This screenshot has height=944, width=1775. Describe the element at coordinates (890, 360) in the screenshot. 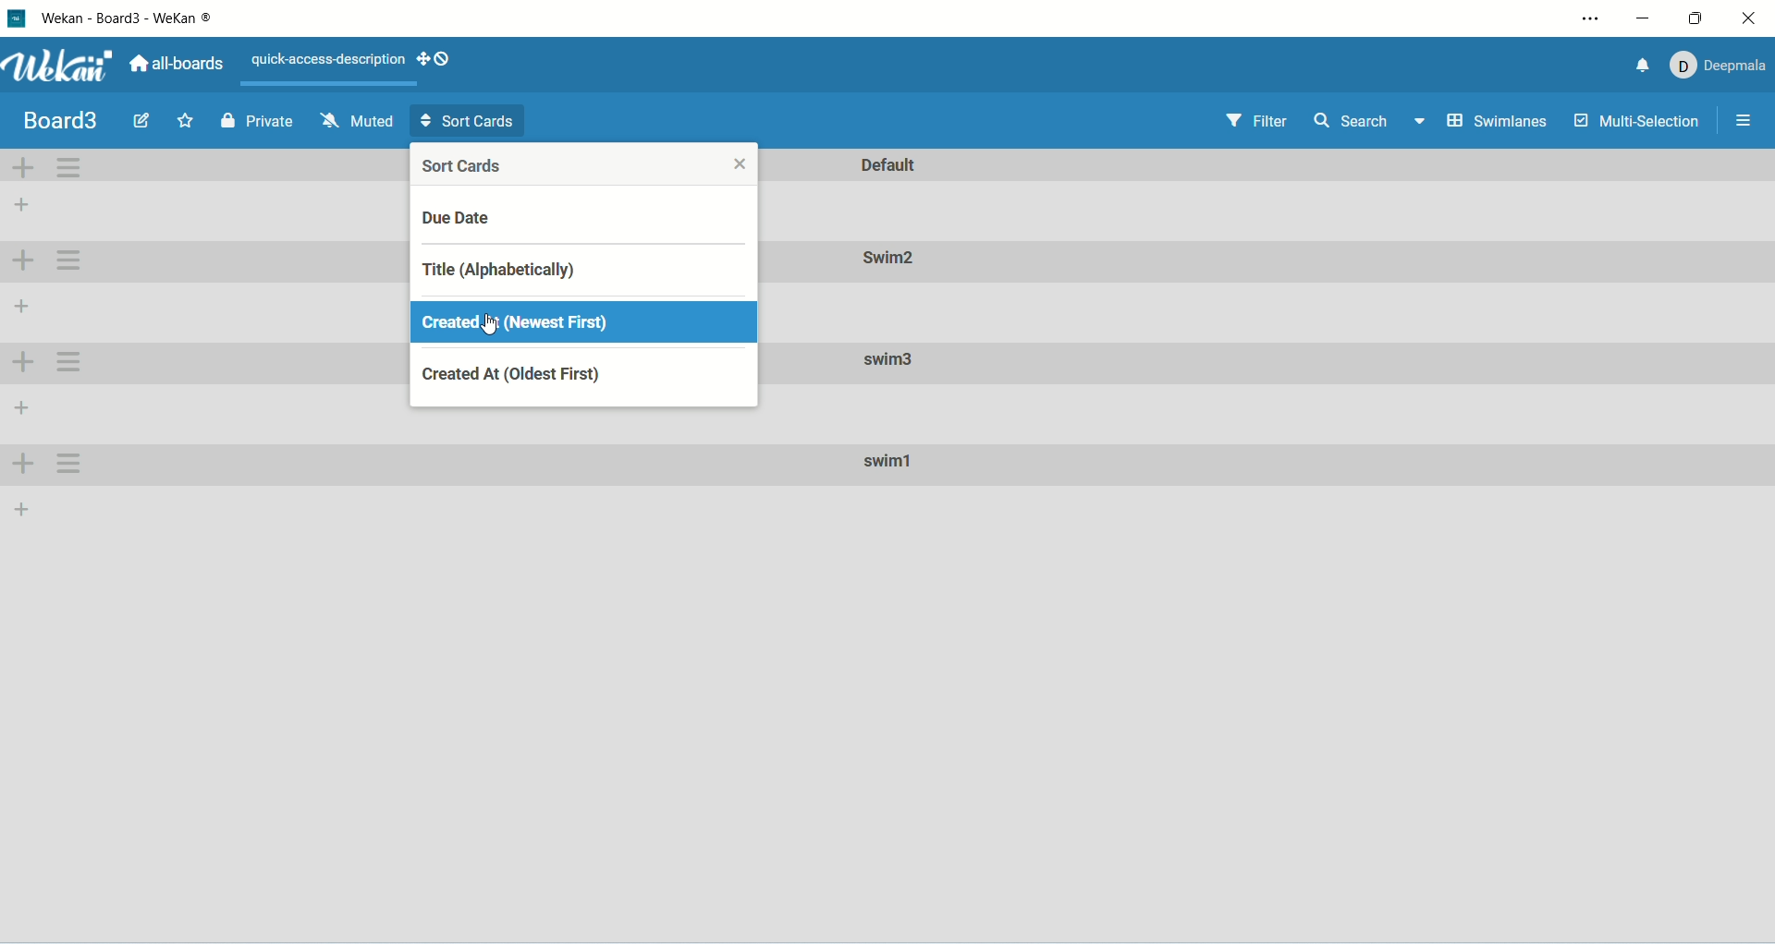

I see `swim3` at that location.